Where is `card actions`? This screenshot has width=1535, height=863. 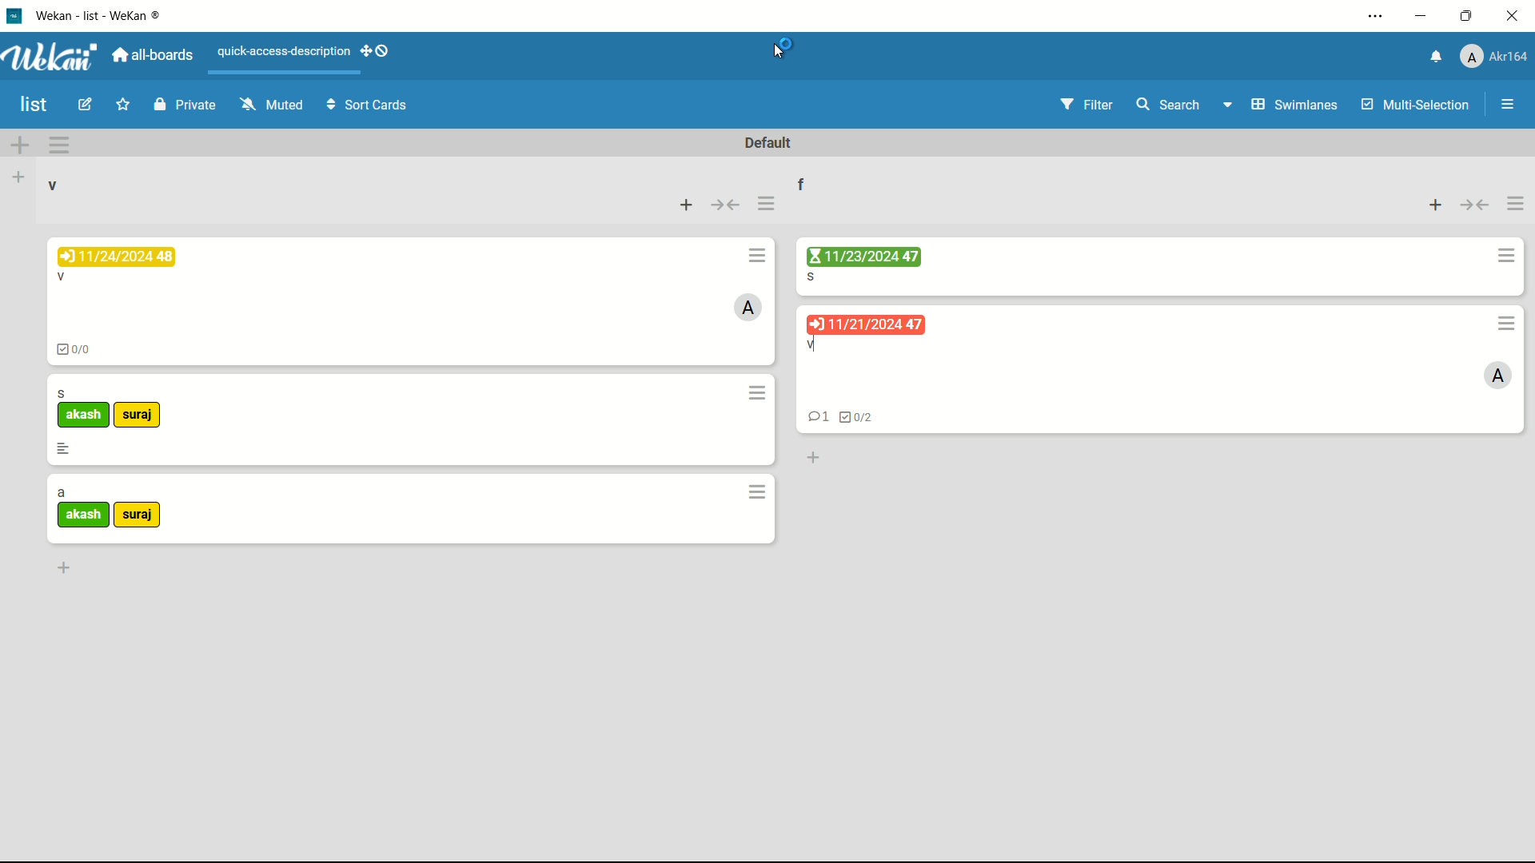 card actions is located at coordinates (760, 393).